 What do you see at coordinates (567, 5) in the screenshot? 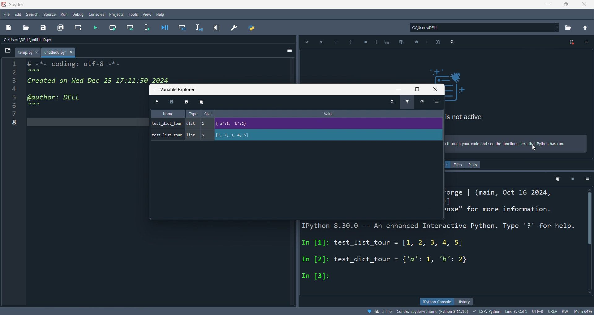
I see `maximize` at bounding box center [567, 5].